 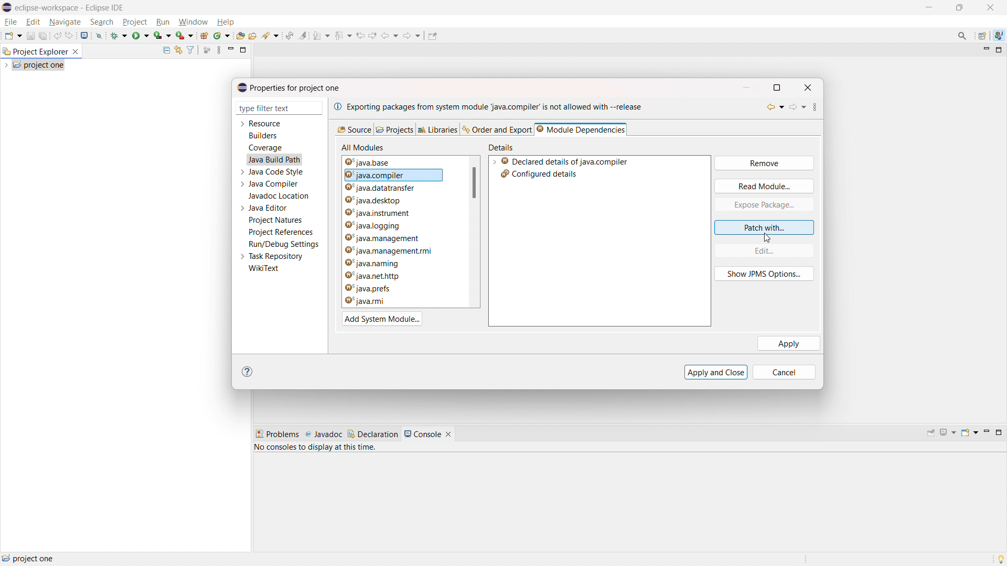 I want to click on next annotation, so click(x=321, y=36).